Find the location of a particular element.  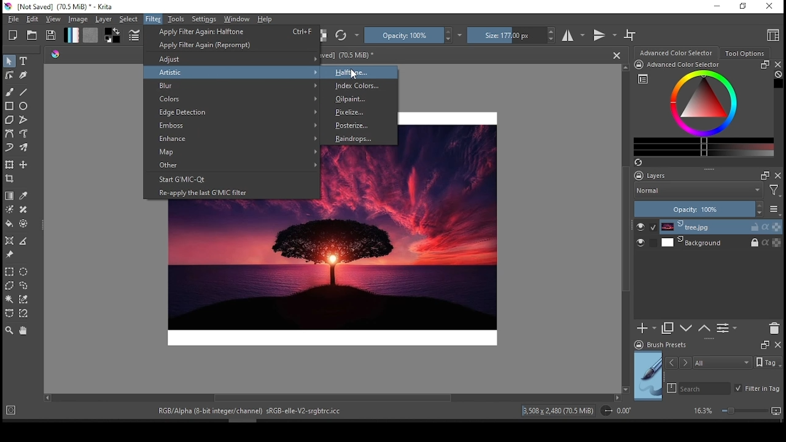

image is located at coordinates (410, 171).